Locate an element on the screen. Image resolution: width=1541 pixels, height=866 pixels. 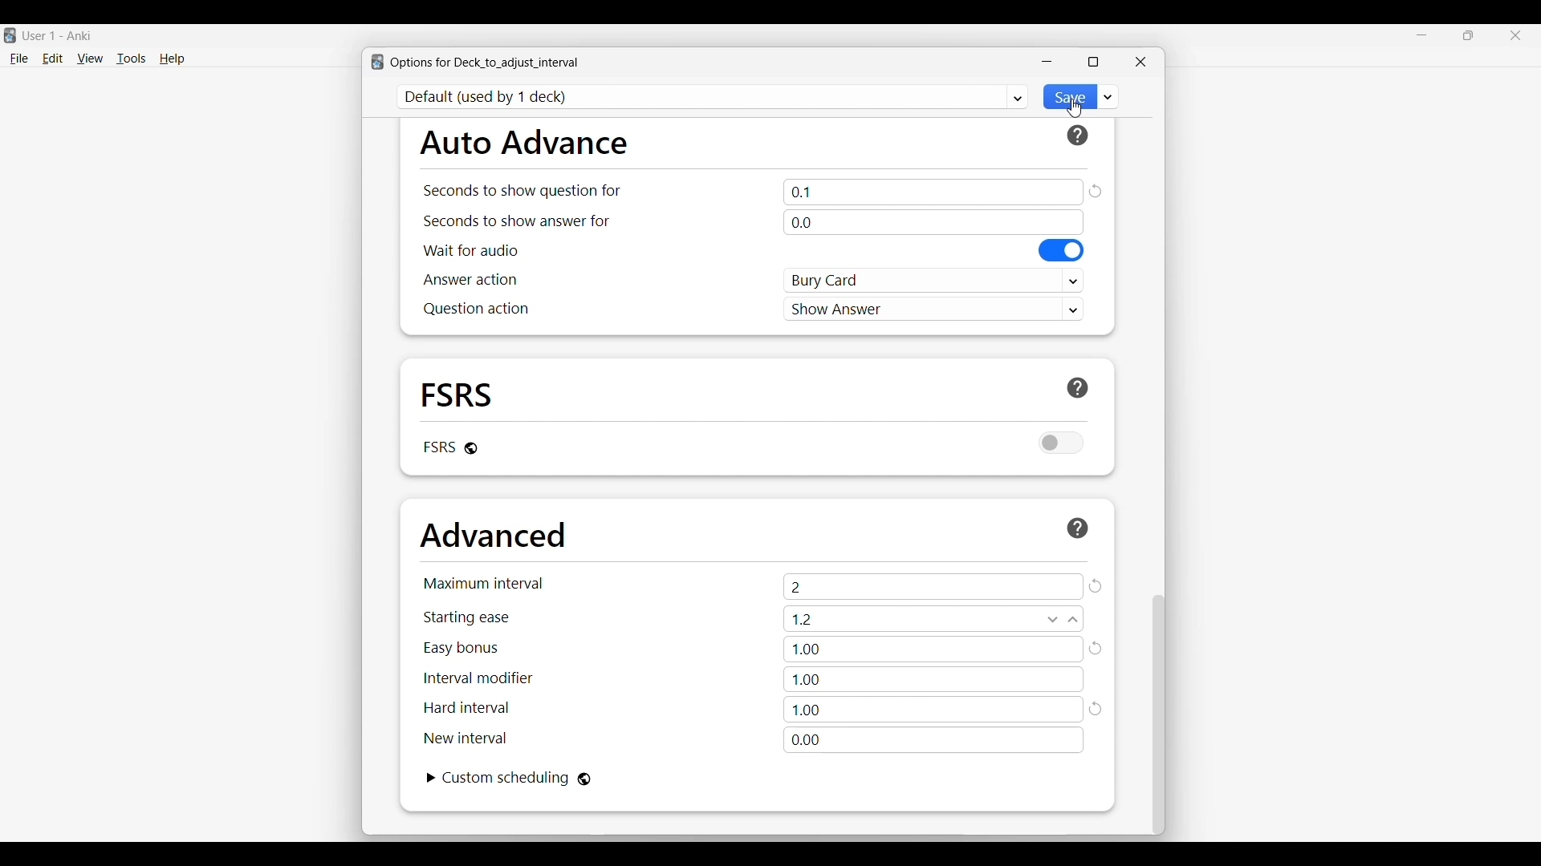
Click to expand is located at coordinates (432, 778).